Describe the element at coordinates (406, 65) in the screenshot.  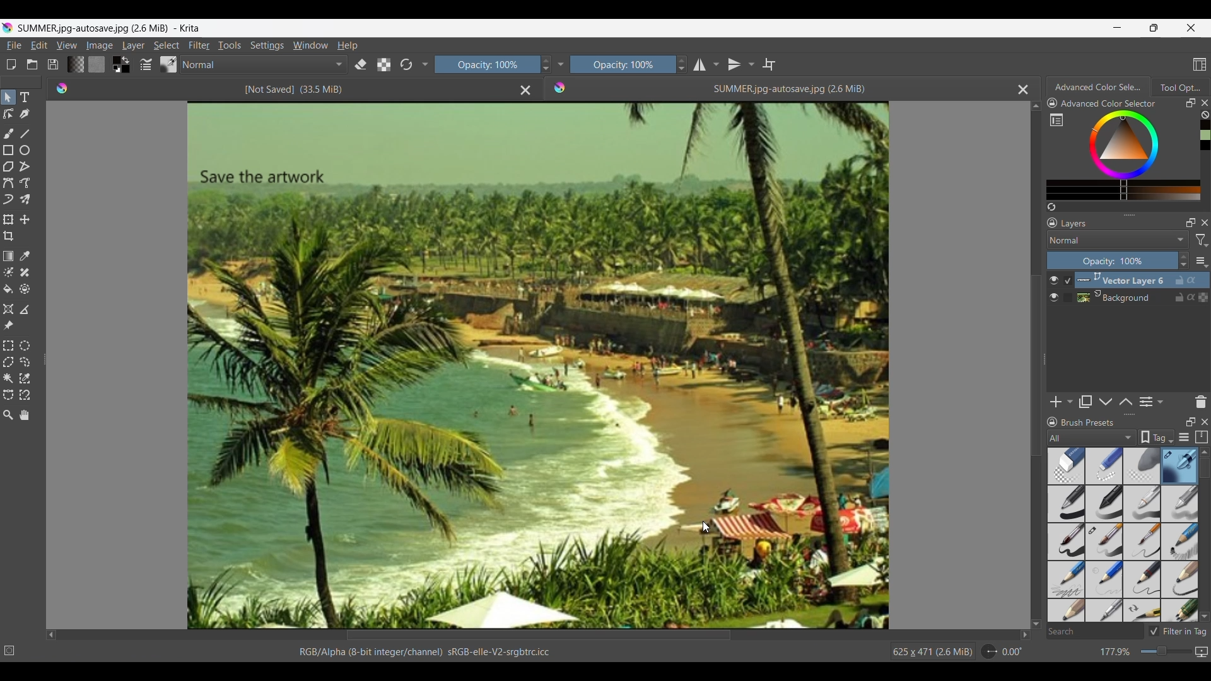
I see `Reset to original preset` at that location.